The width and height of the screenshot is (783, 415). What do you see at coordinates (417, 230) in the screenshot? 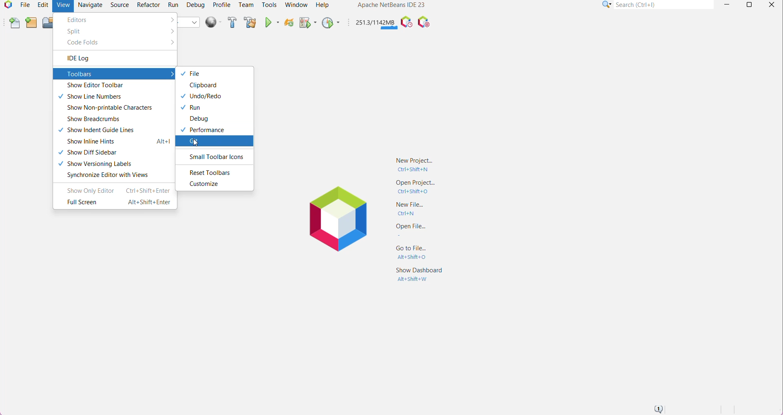
I see `Open File` at bounding box center [417, 230].